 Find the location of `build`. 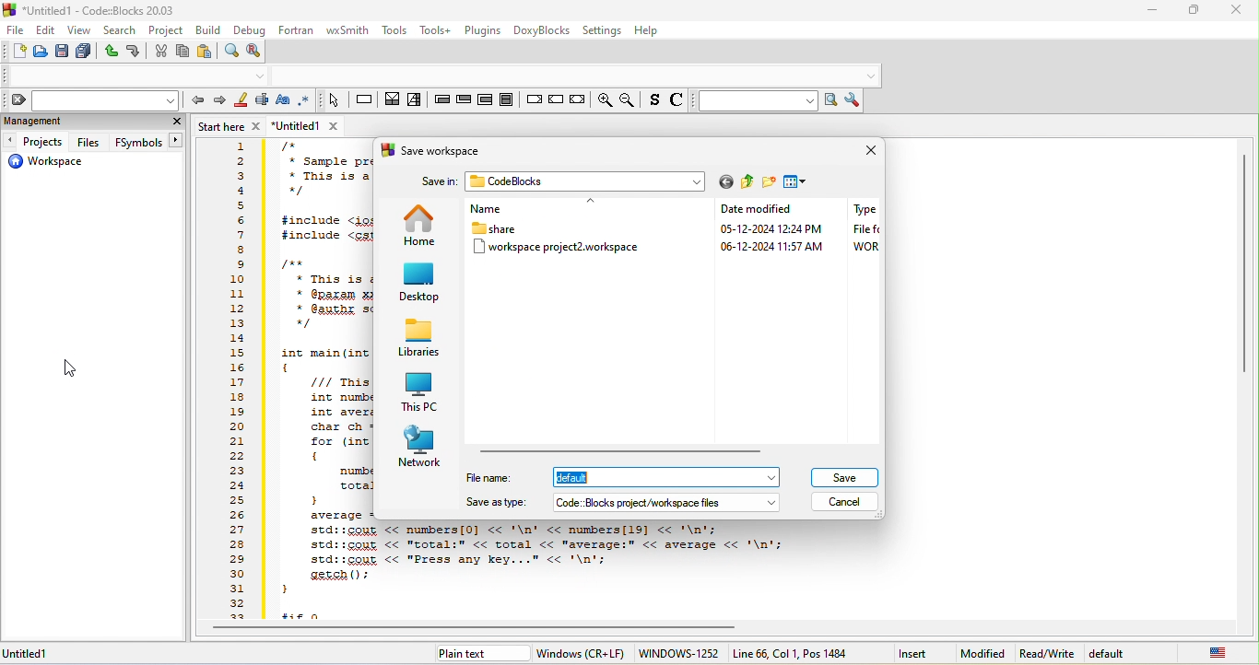

build is located at coordinates (210, 30).